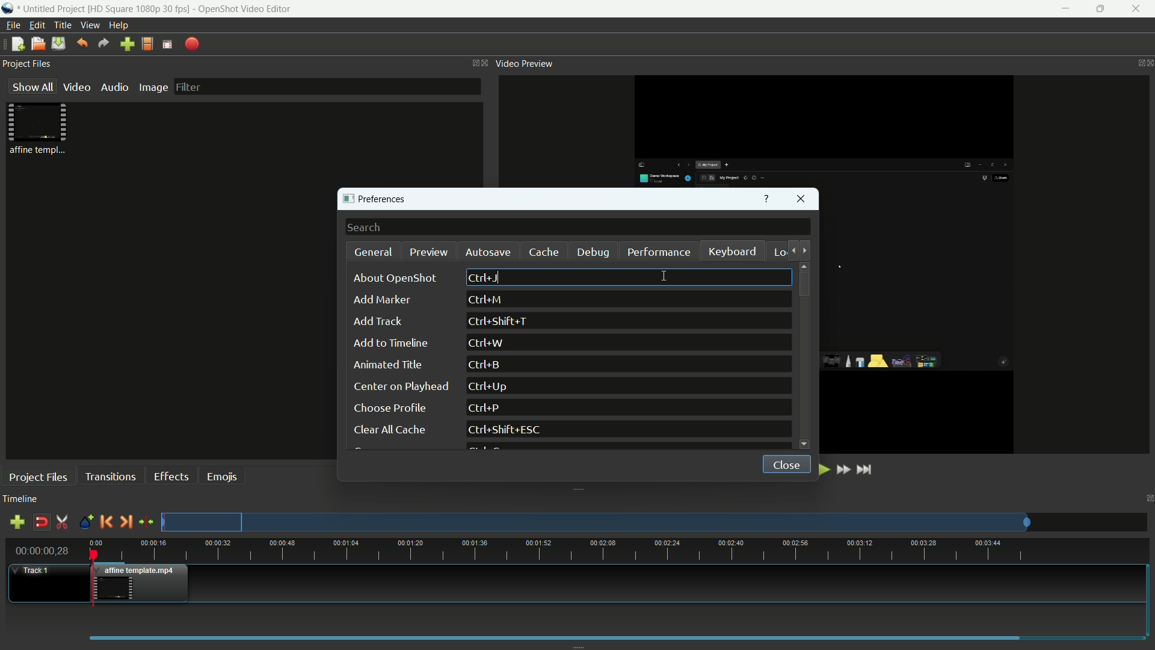 The width and height of the screenshot is (1155, 650). Describe the element at coordinates (507, 430) in the screenshot. I see `keyboard shortcut` at that location.